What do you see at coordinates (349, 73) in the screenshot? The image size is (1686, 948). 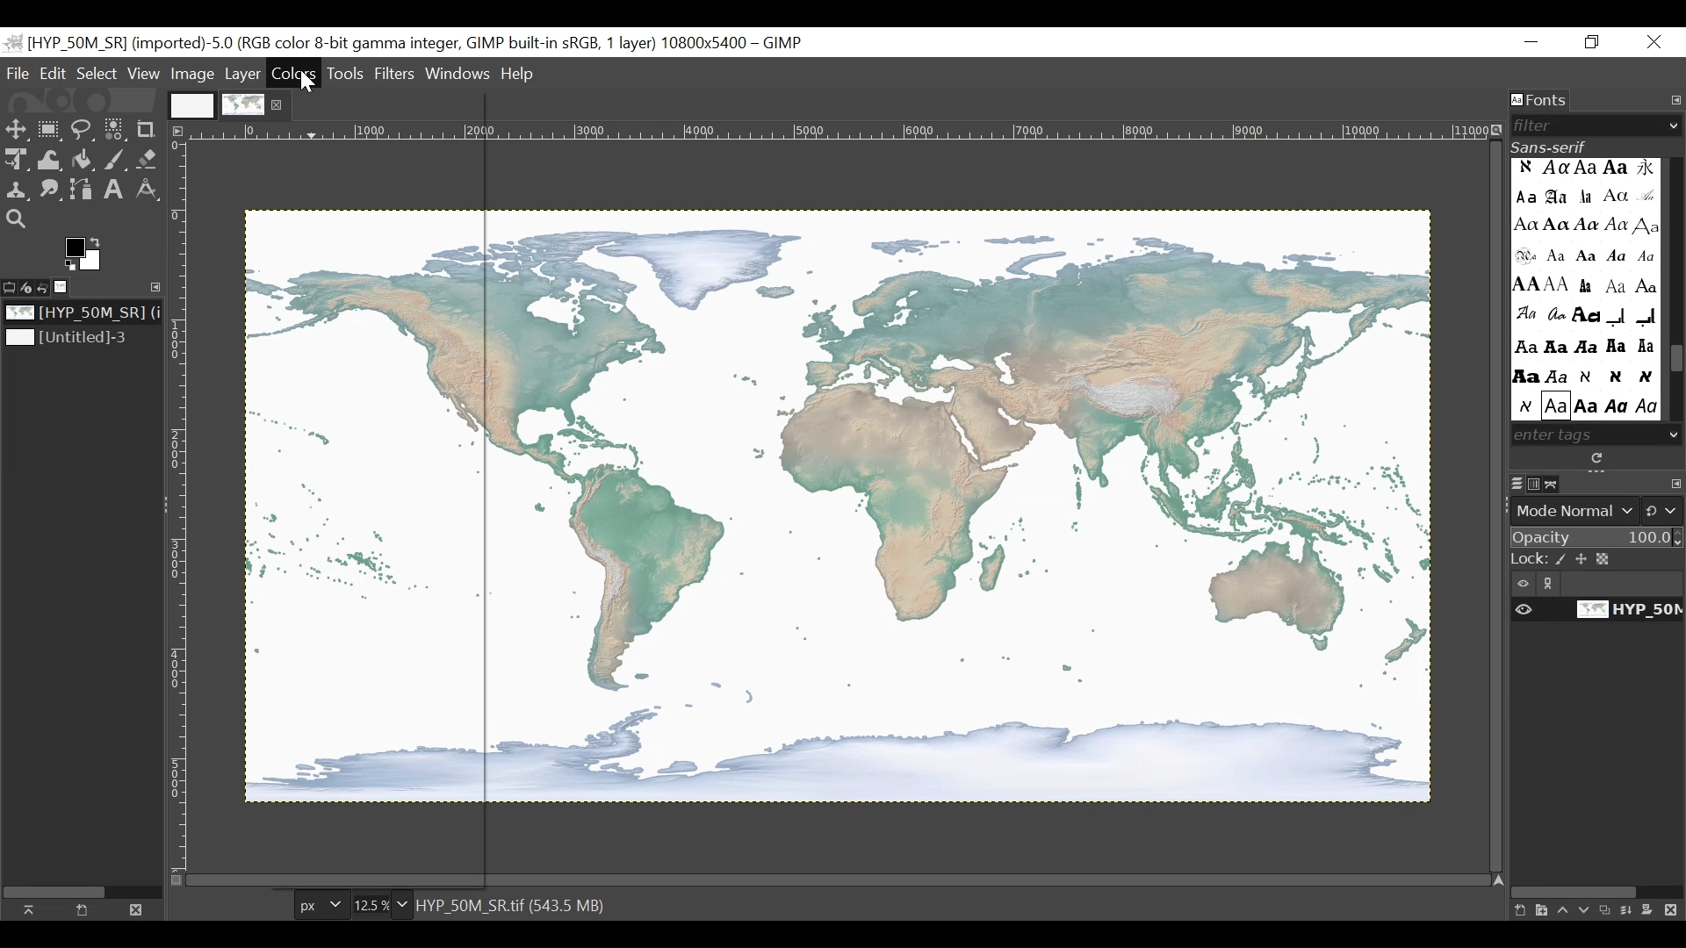 I see `Tools` at bounding box center [349, 73].